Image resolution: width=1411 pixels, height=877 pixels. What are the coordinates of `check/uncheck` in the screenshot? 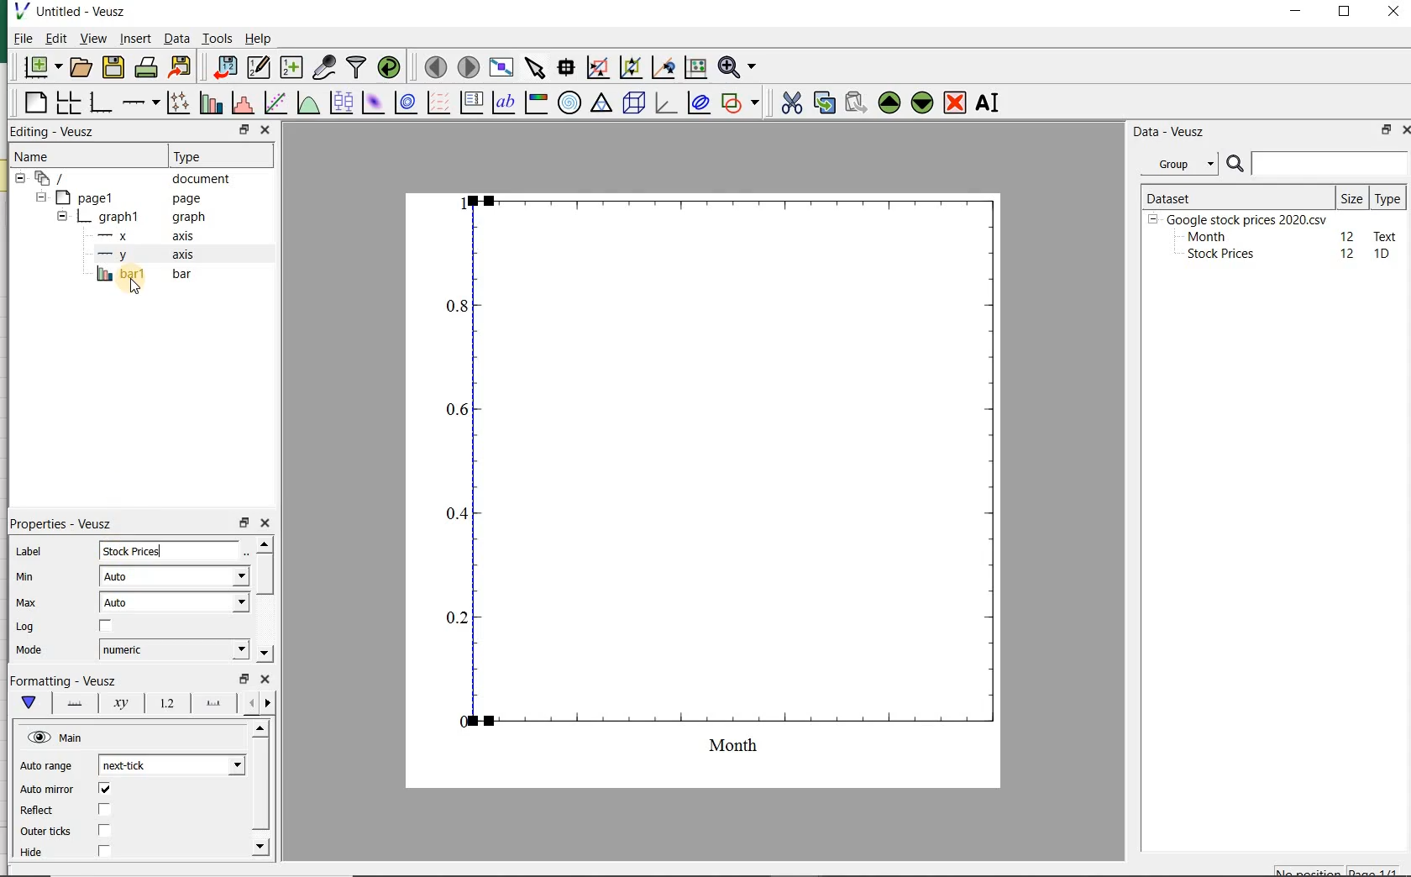 It's located at (104, 790).